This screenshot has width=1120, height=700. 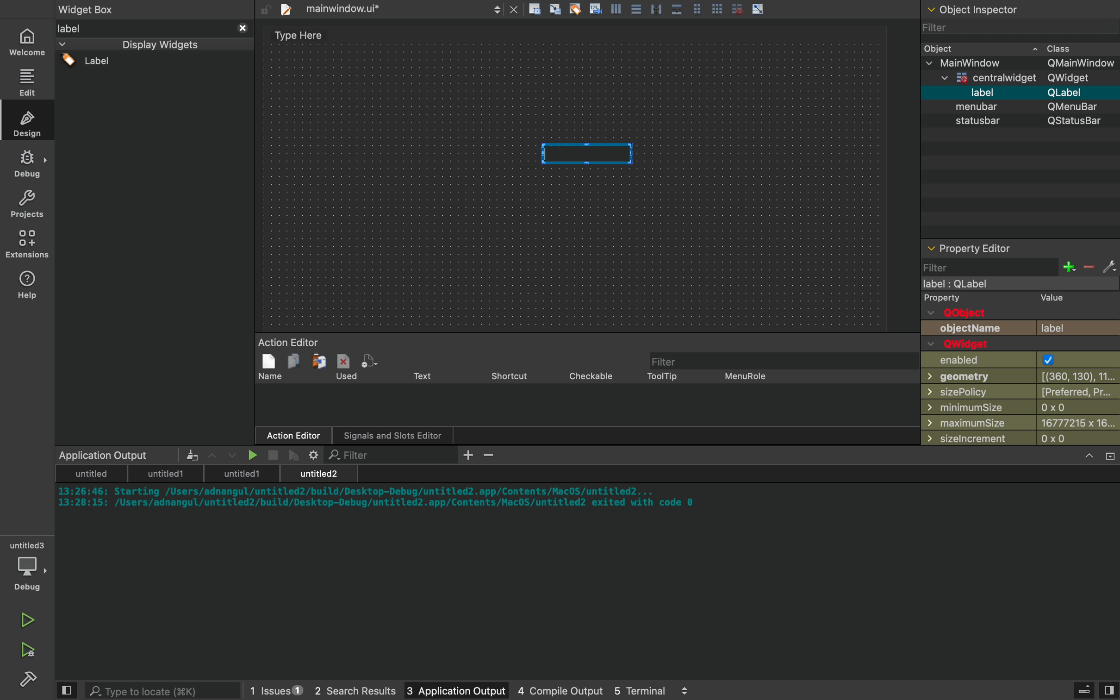 What do you see at coordinates (28, 650) in the screenshot?
I see `debug and run` at bounding box center [28, 650].